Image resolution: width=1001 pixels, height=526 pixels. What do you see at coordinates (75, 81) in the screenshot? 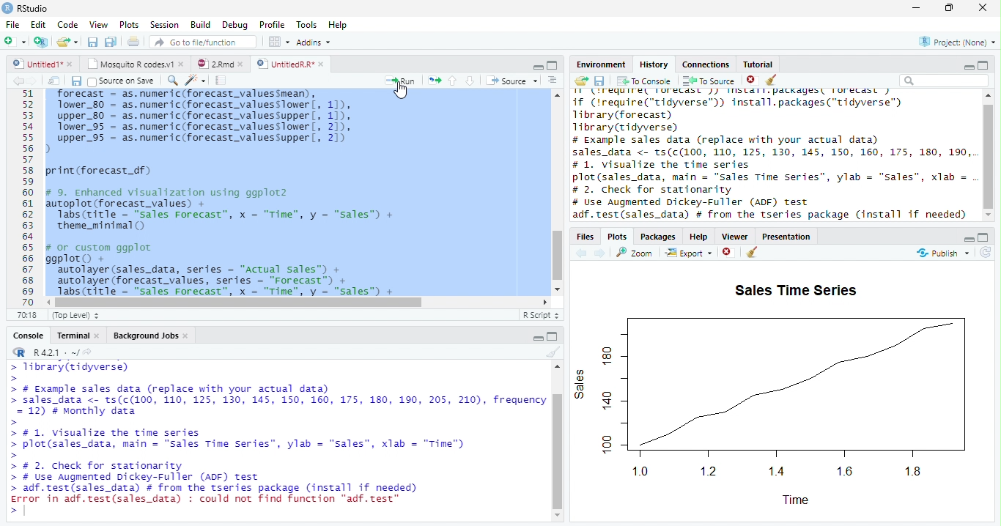
I see `Save` at bounding box center [75, 81].